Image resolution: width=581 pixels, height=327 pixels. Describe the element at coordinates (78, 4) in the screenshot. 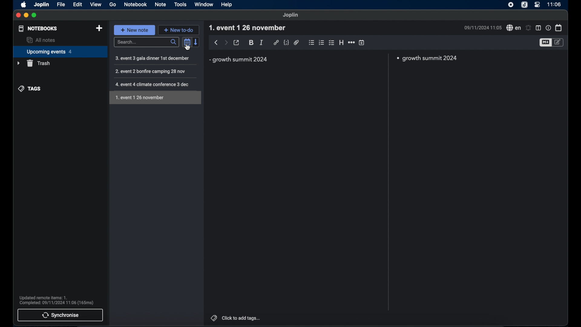

I see `edit` at that location.